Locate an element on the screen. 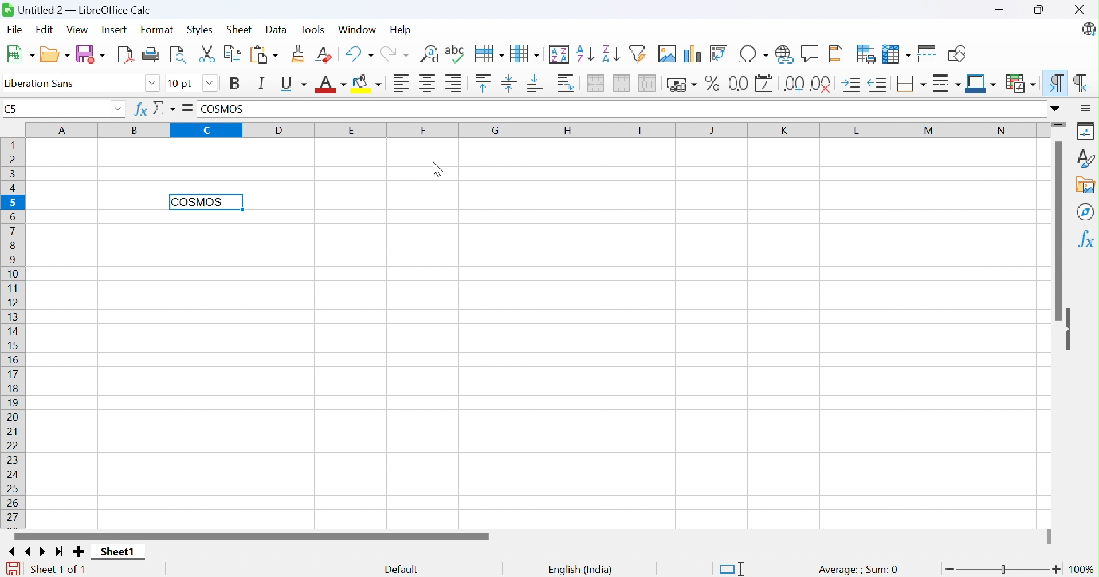  Format as currency is located at coordinates (682, 85).